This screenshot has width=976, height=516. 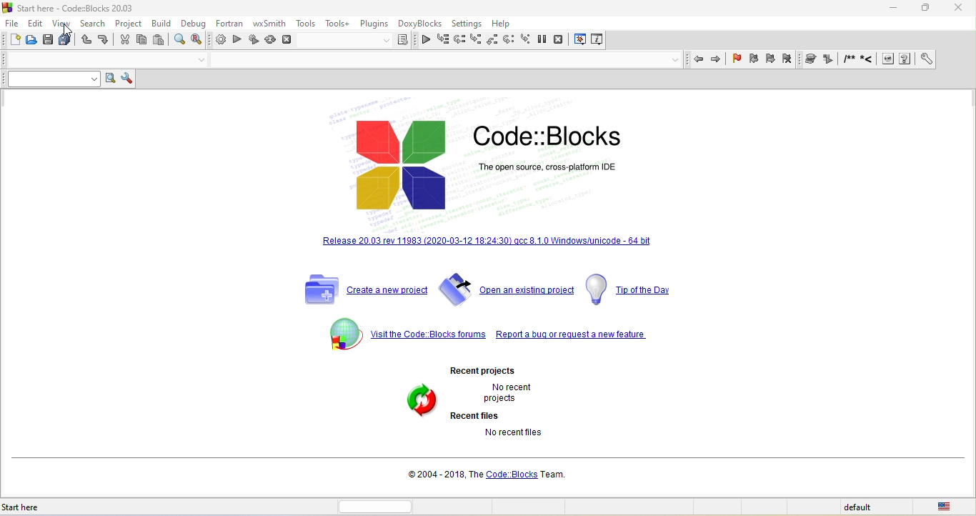 What do you see at coordinates (359, 289) in the screenshot?
I see `create a new project` at bounding box center [359, 289].